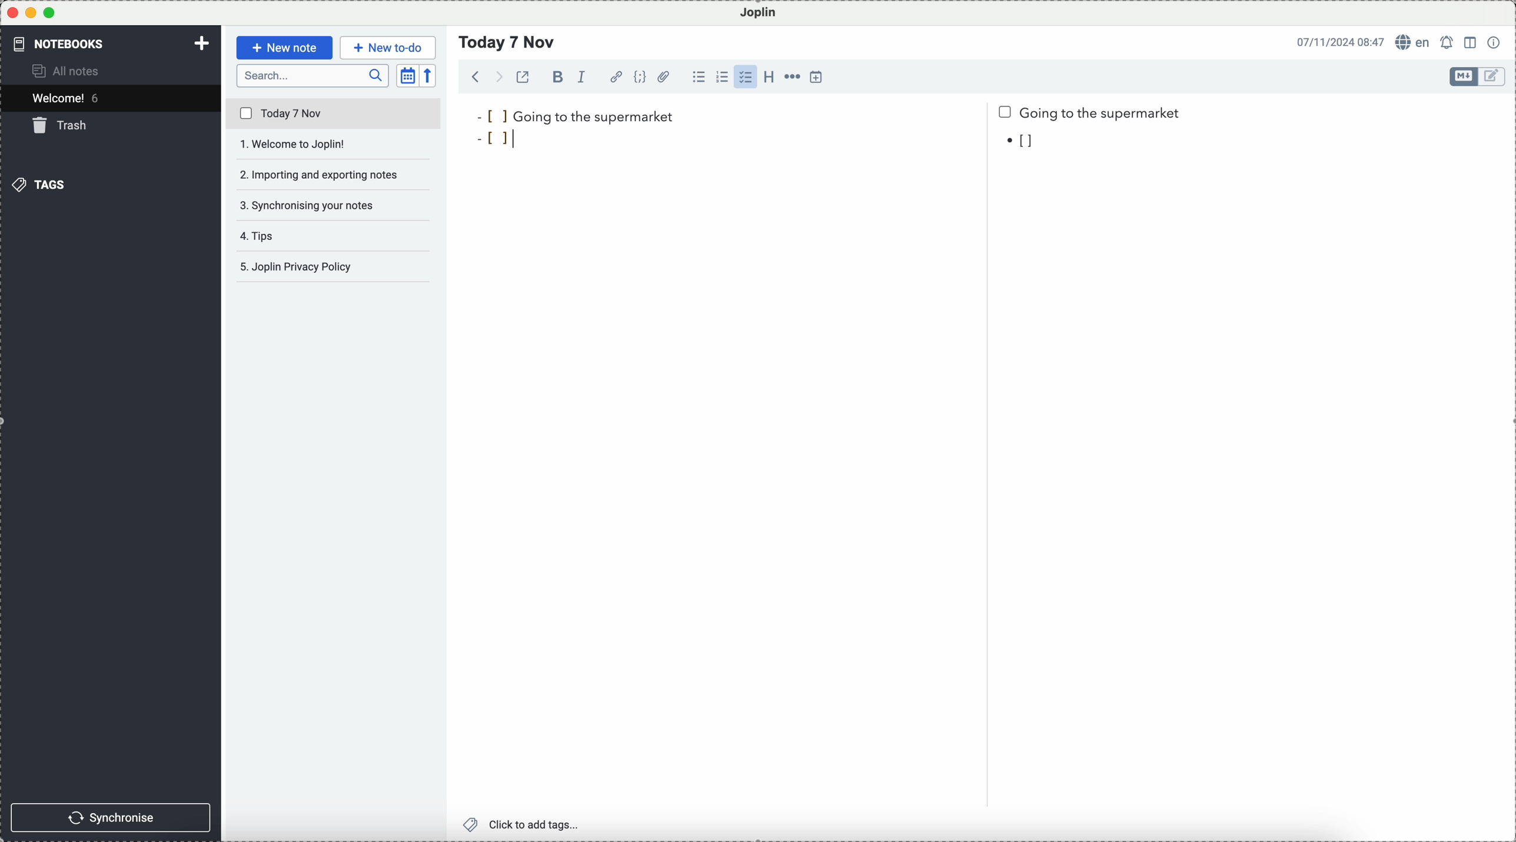 This screenshot has width=1516, height=842. I want to click on language, so click(1414, 41).